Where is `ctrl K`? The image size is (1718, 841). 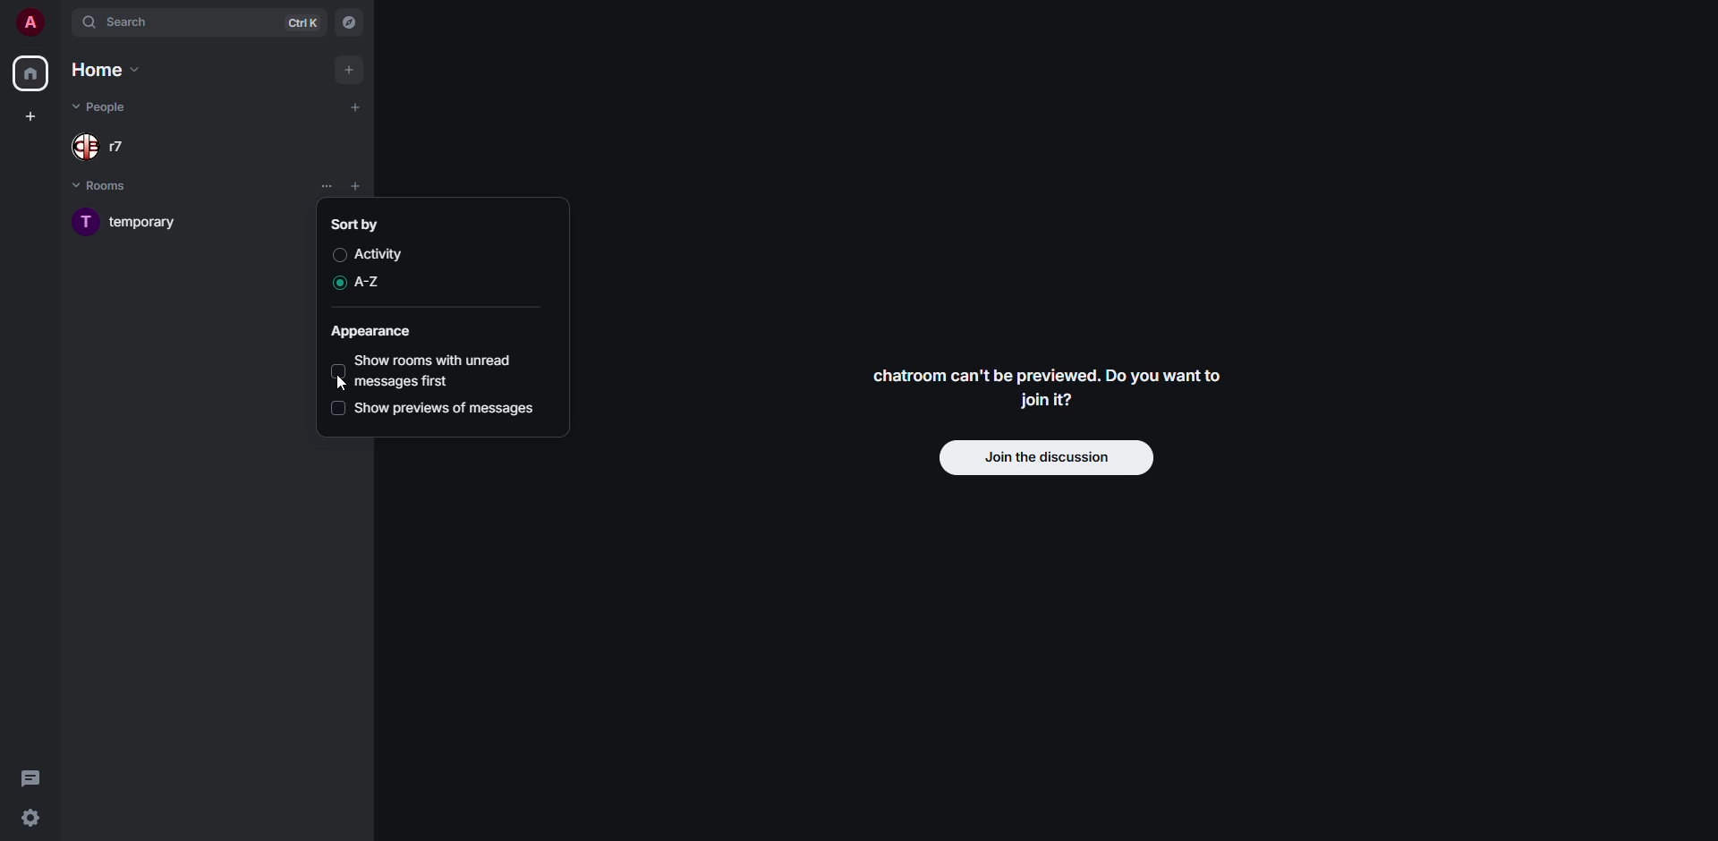 ctrl K is located at coordinates (302, 23).